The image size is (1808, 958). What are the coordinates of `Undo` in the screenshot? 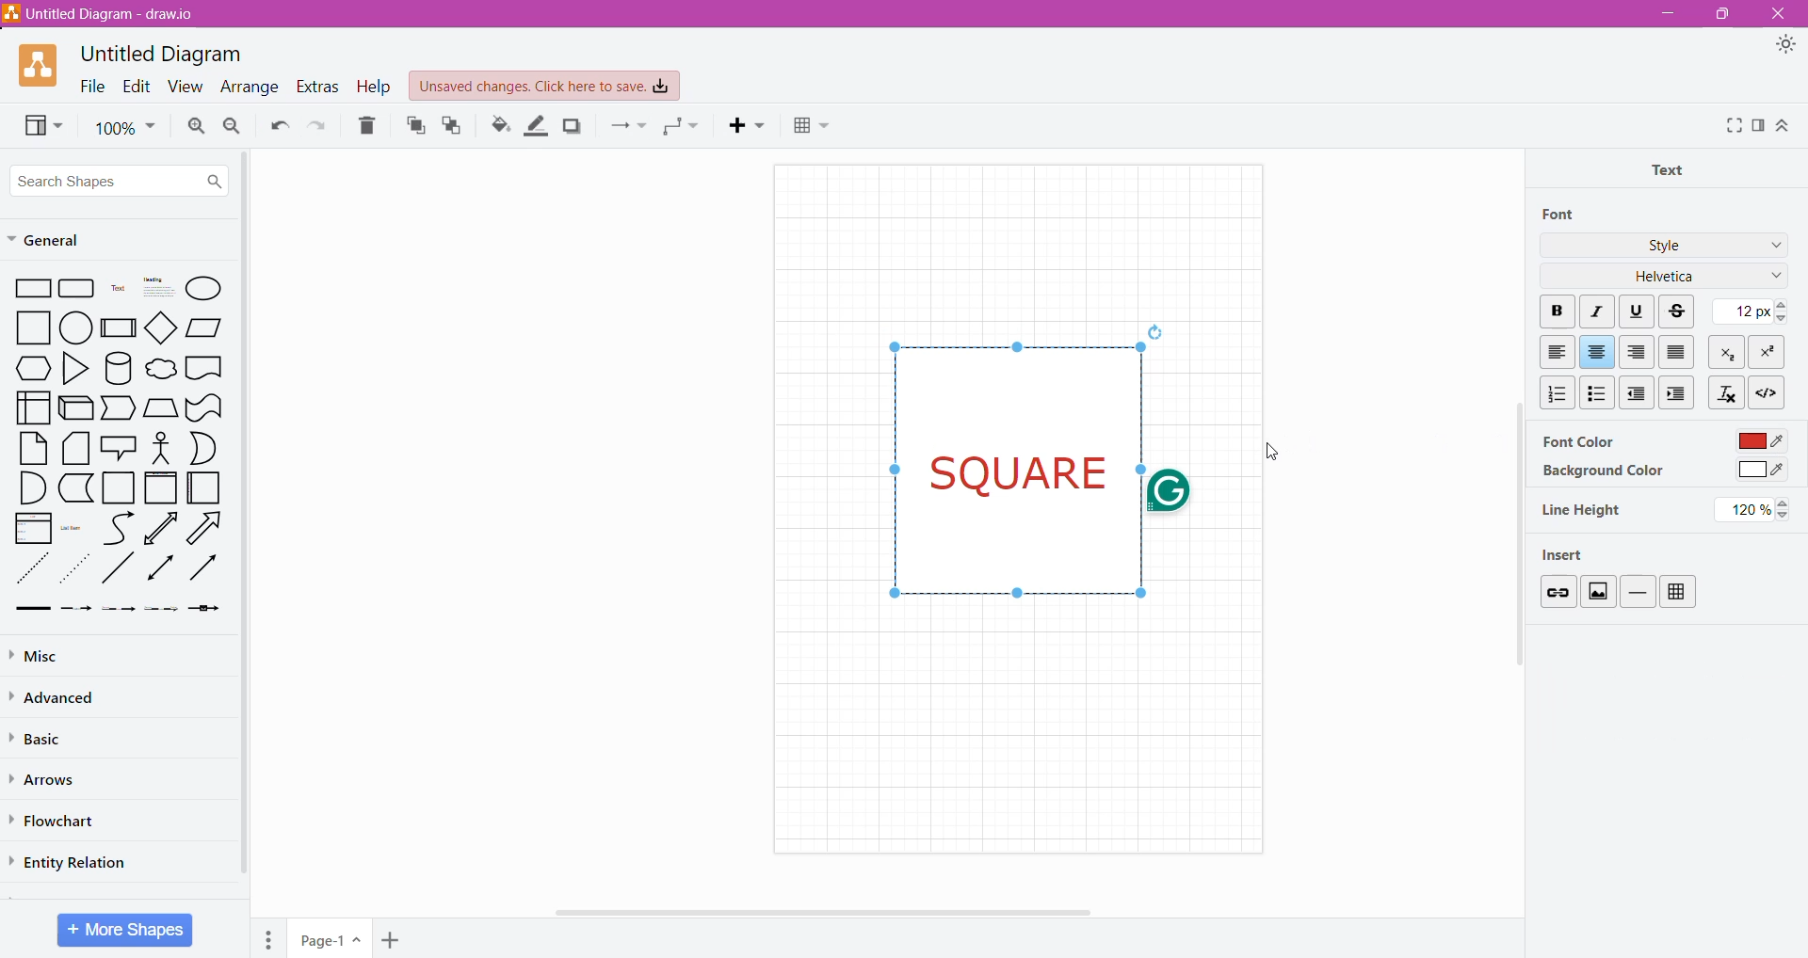 It's located at (322, 124).